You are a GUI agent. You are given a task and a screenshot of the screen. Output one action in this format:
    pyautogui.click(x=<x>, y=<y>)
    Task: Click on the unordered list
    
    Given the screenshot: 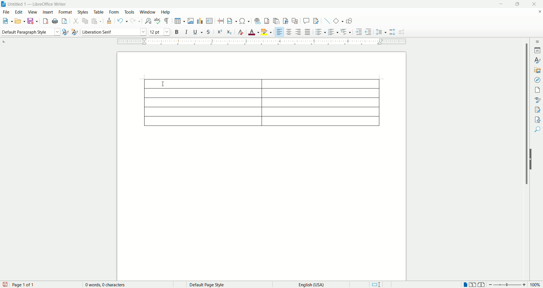 What is the action you would take?
    pyautogui.click(x=320, y=32)
    